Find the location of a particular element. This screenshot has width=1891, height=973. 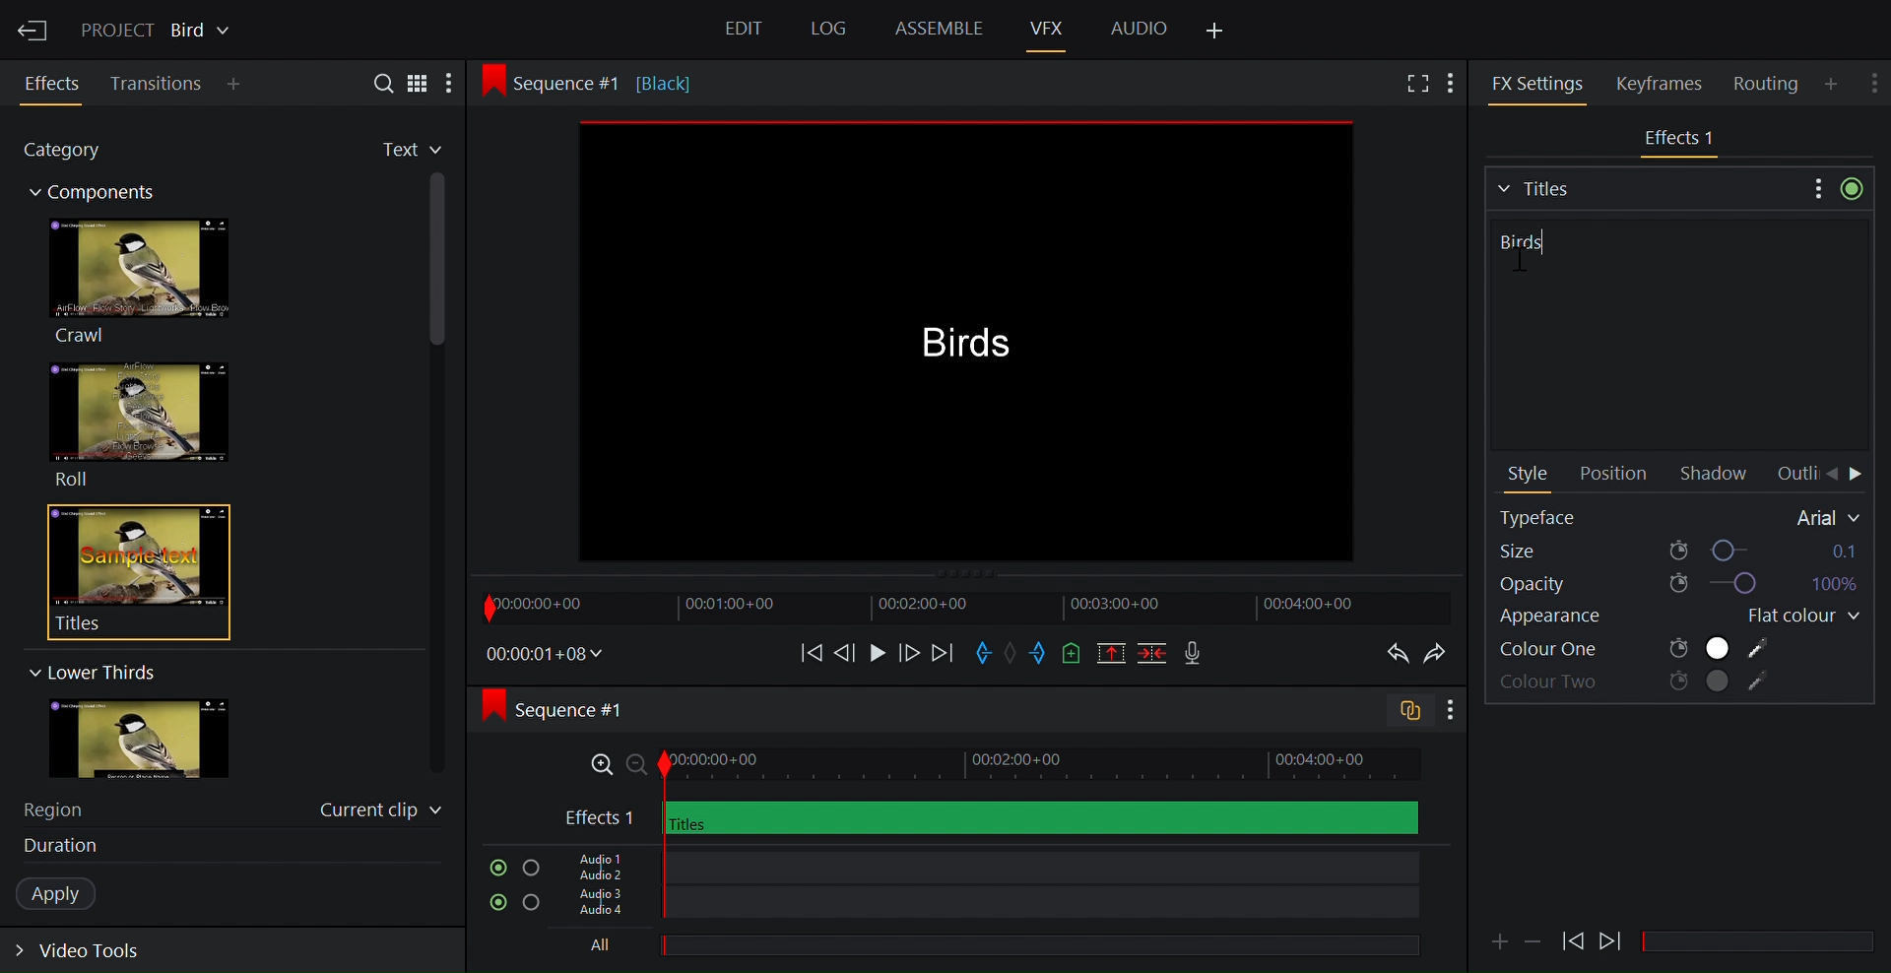

Edit is located at coordinates (747, 32).